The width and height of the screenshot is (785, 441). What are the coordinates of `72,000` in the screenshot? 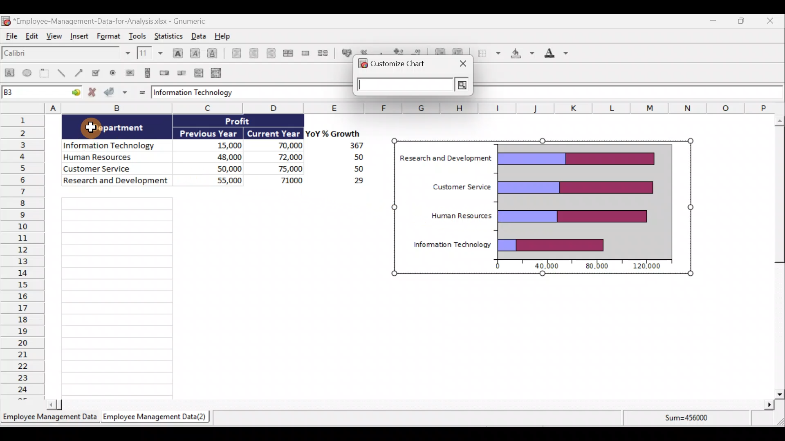 It's located at (283, 158).